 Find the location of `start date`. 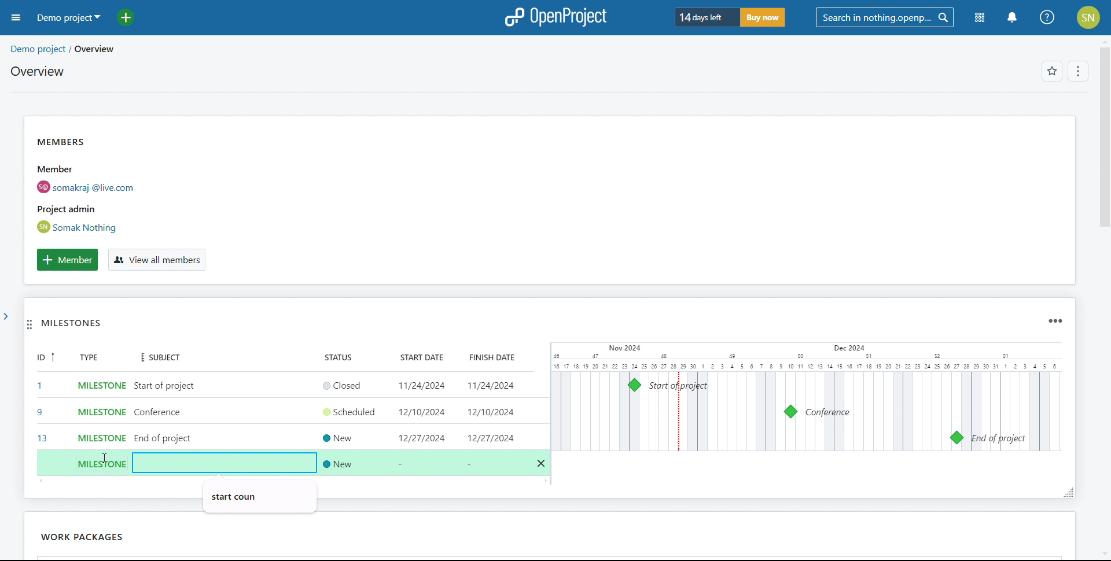

start date is located at coordinates (418, 358).